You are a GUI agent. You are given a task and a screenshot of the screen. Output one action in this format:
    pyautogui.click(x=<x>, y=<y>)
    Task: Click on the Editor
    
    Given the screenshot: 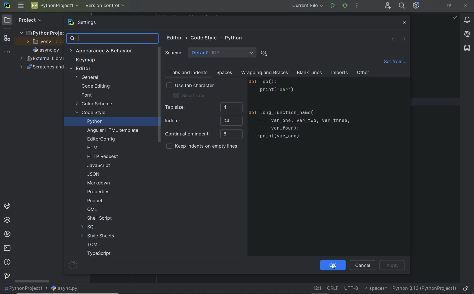 What is the action you would take?
    pyautogui.click(x=177, y=38)
    